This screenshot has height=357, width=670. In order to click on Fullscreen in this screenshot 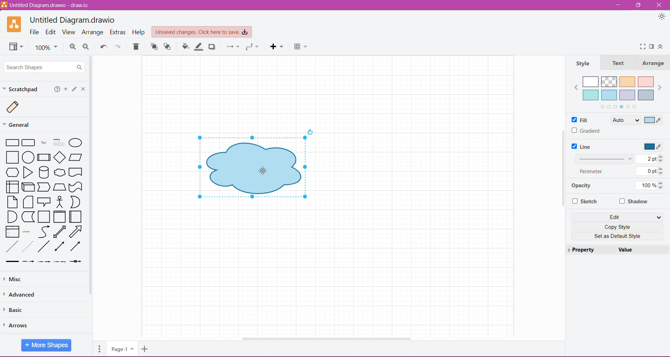, I will do `click(641, 47)`.